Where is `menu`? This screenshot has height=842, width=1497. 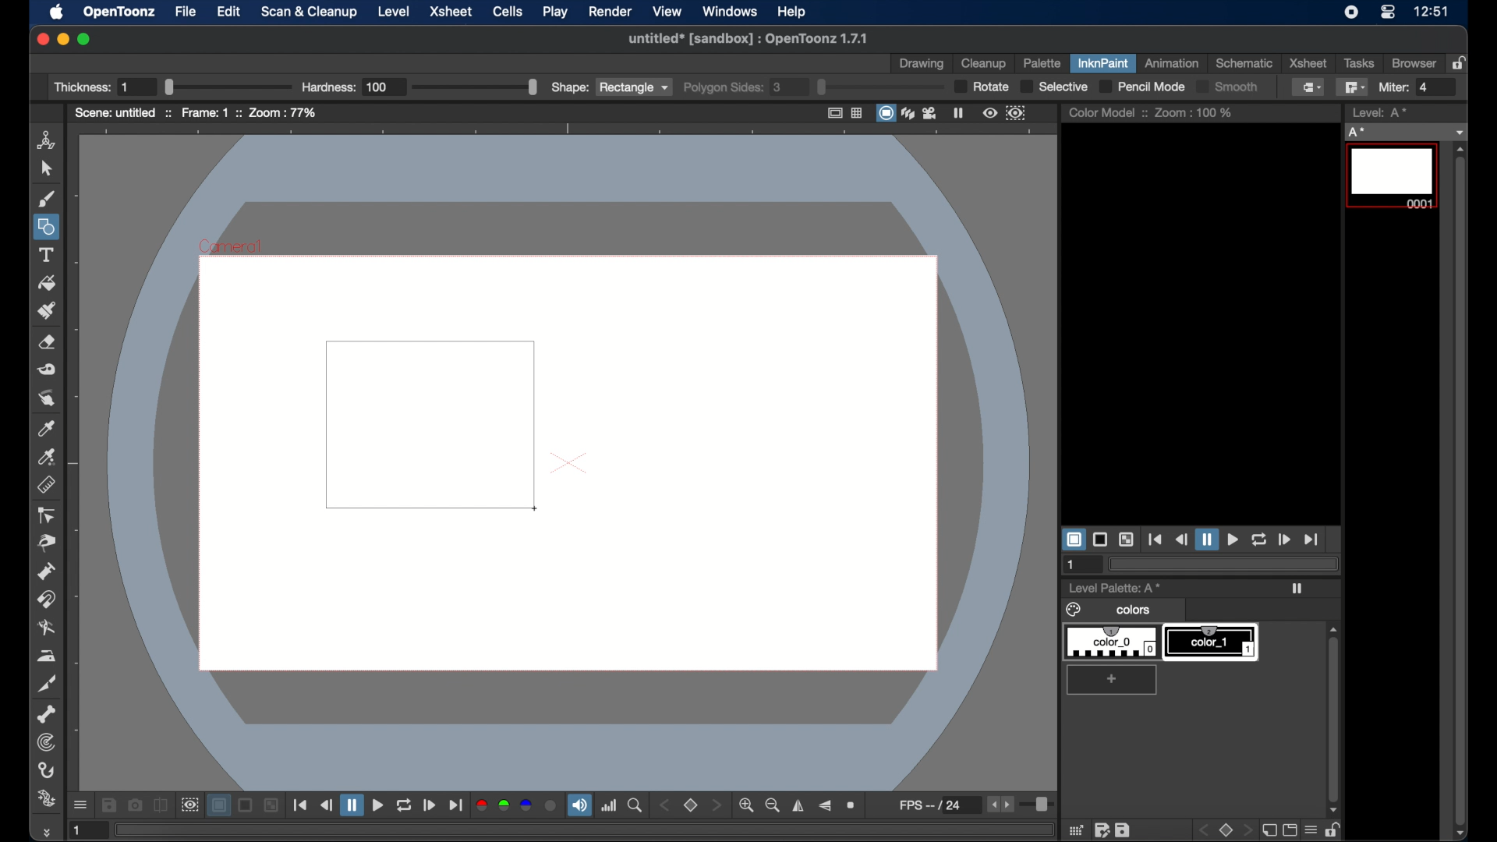 menu is located at coordinates (1310, 830).